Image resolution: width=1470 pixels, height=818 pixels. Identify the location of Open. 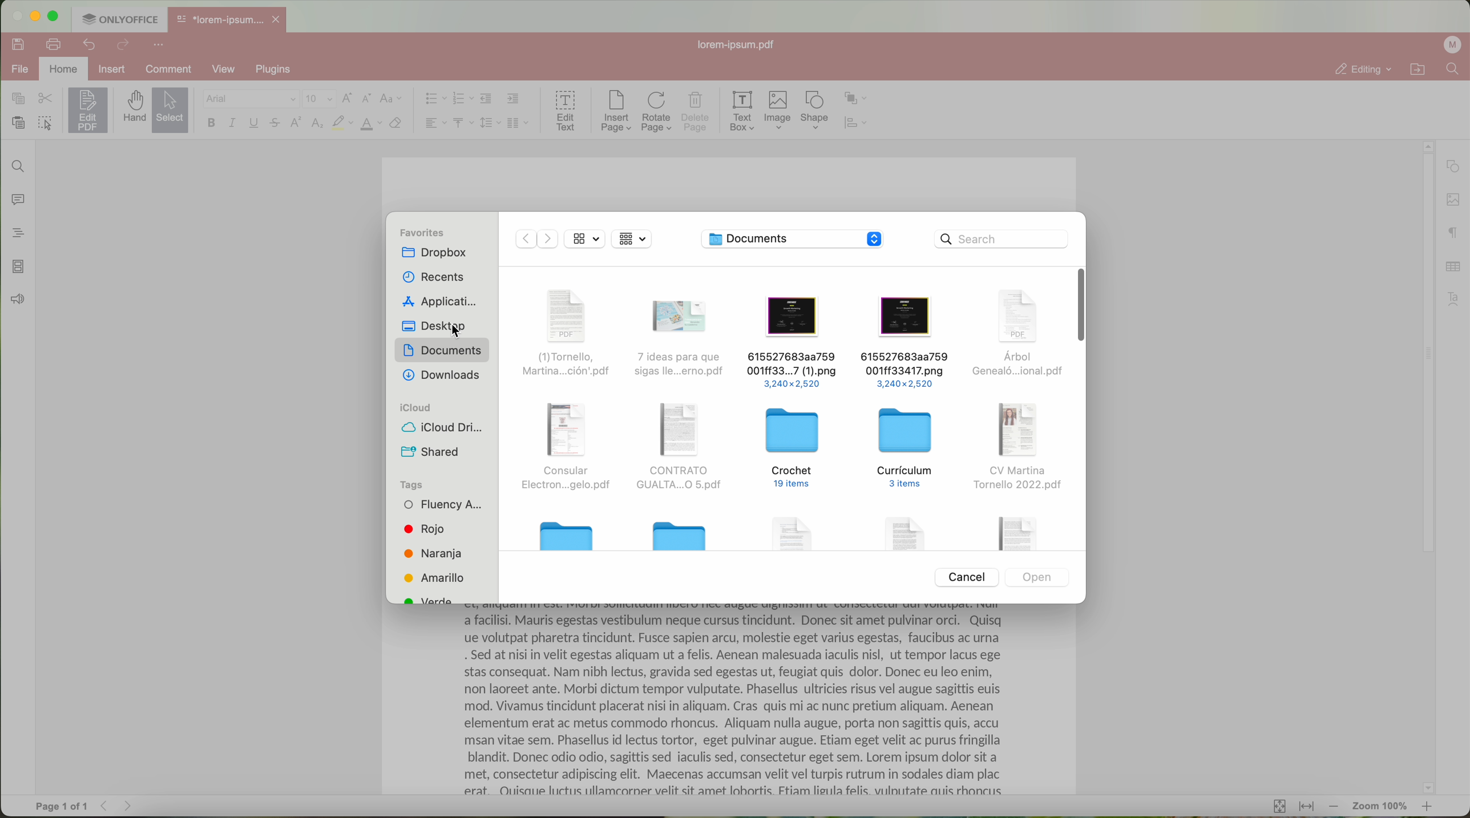
(1037, 576).